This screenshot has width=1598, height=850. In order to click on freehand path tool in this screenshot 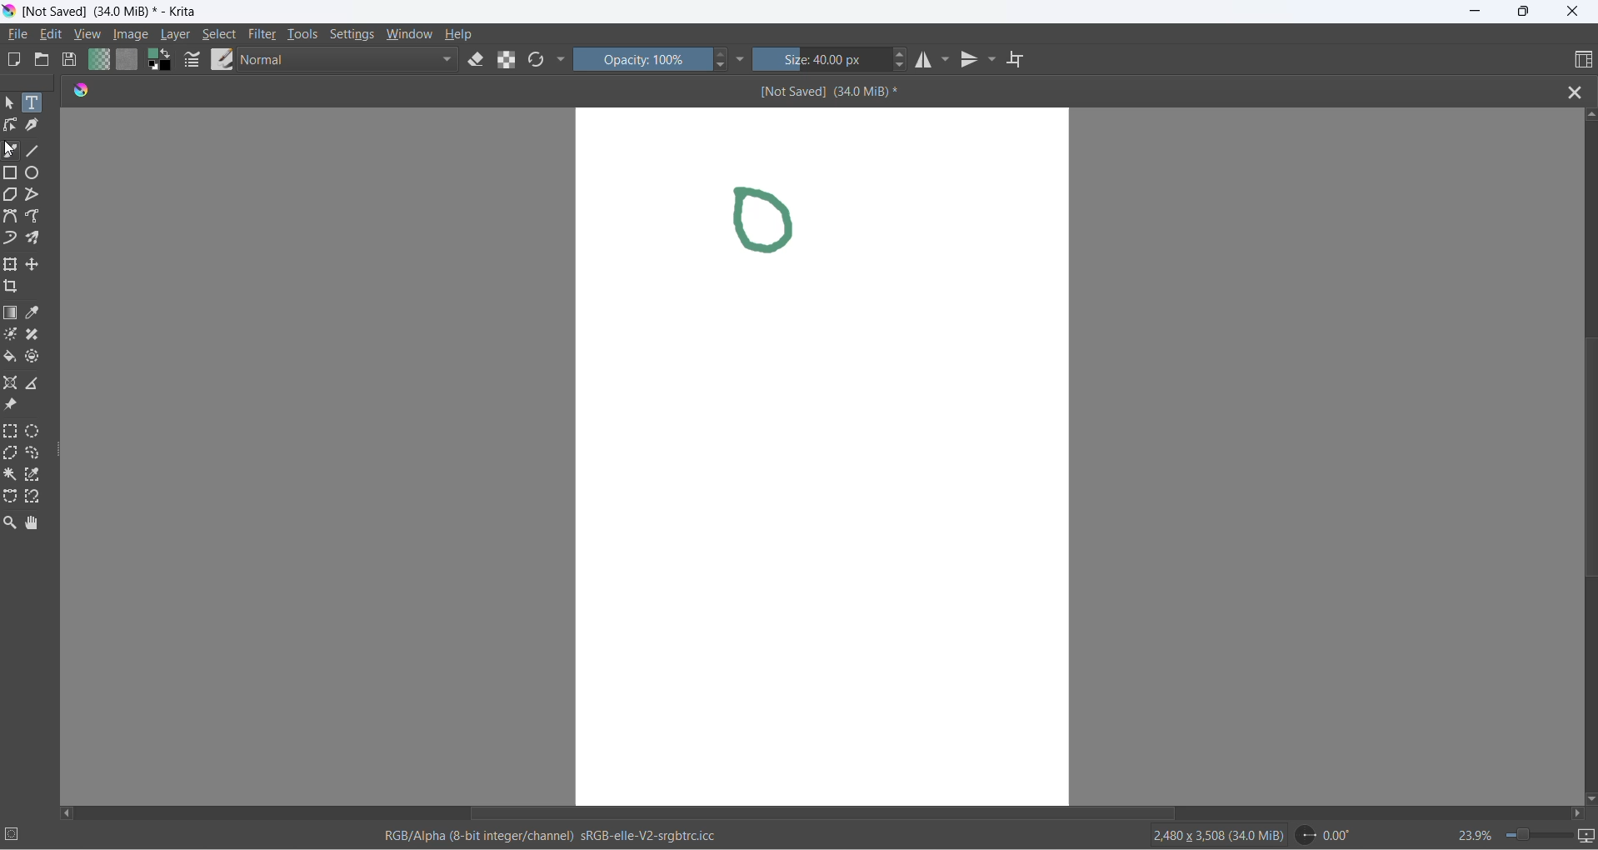, I will do `click(39, 217)`.